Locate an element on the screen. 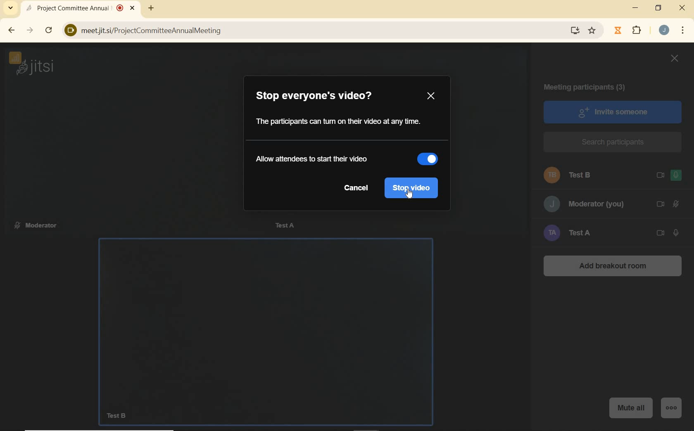 This screenshot has height=431, width=694. RELOAD is located at coordinates (49, 30).